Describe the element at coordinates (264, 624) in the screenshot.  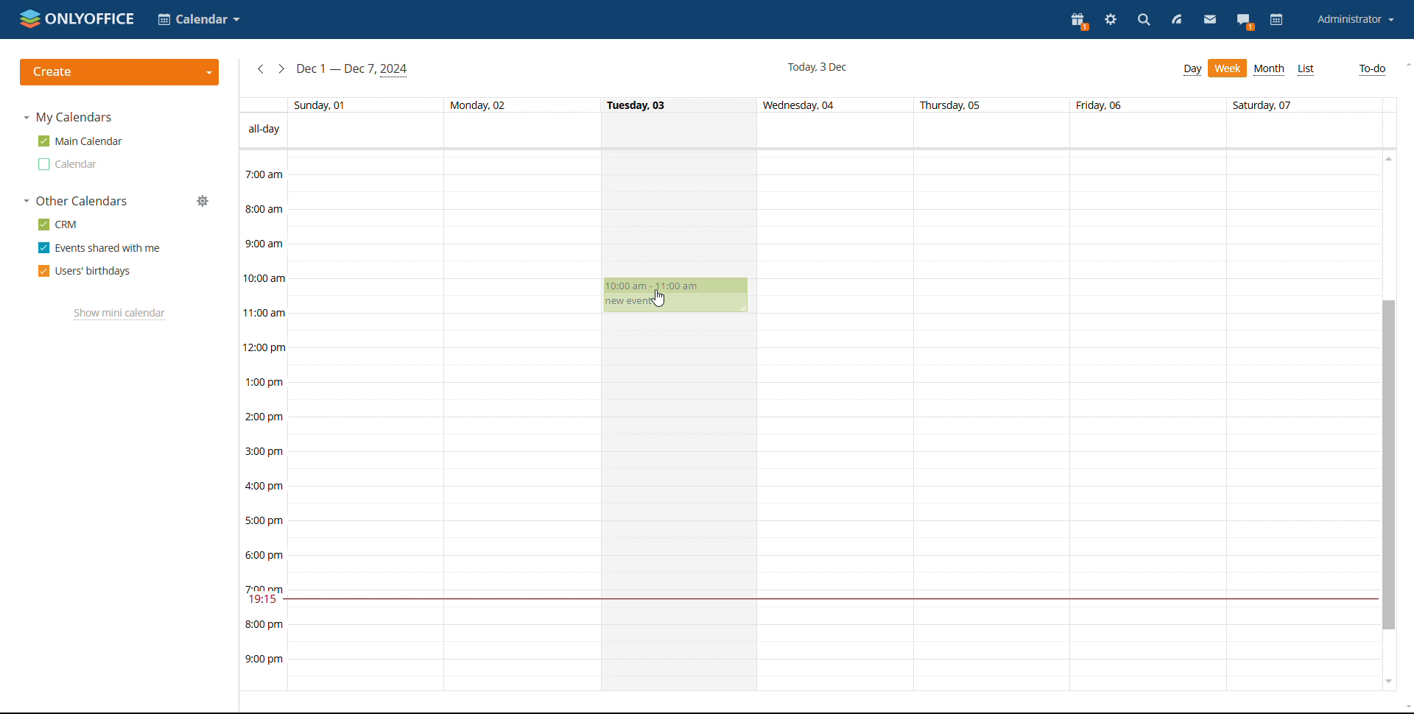
I see `8:00 pm` at that location.